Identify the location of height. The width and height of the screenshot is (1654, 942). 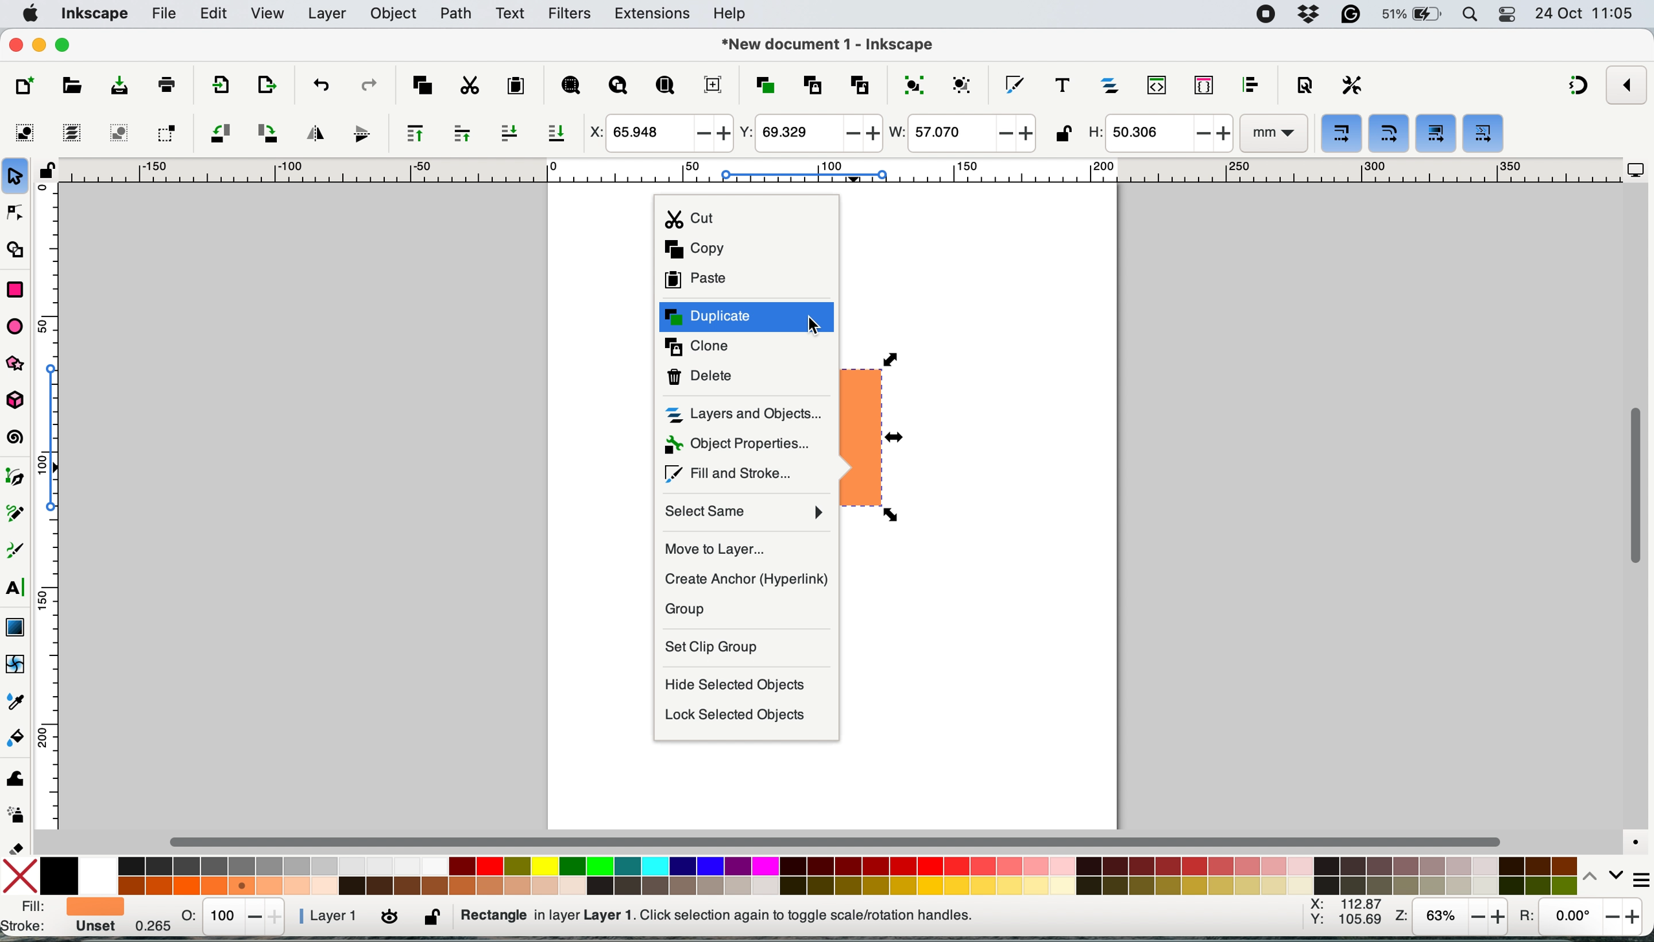
(1158, 133).